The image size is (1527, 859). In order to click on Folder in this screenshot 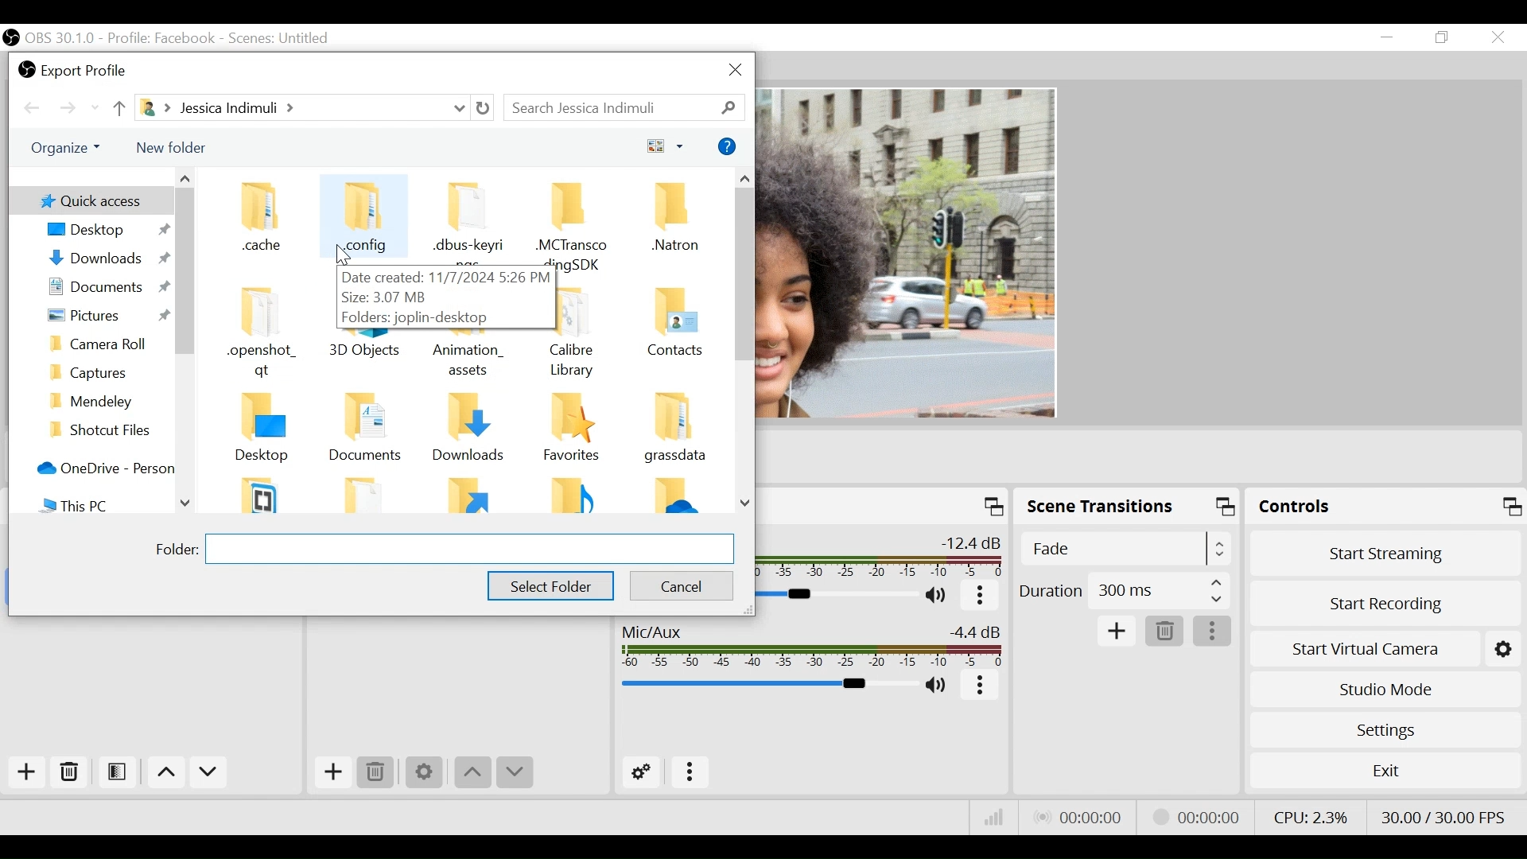, I will do `click(265, 223)`.